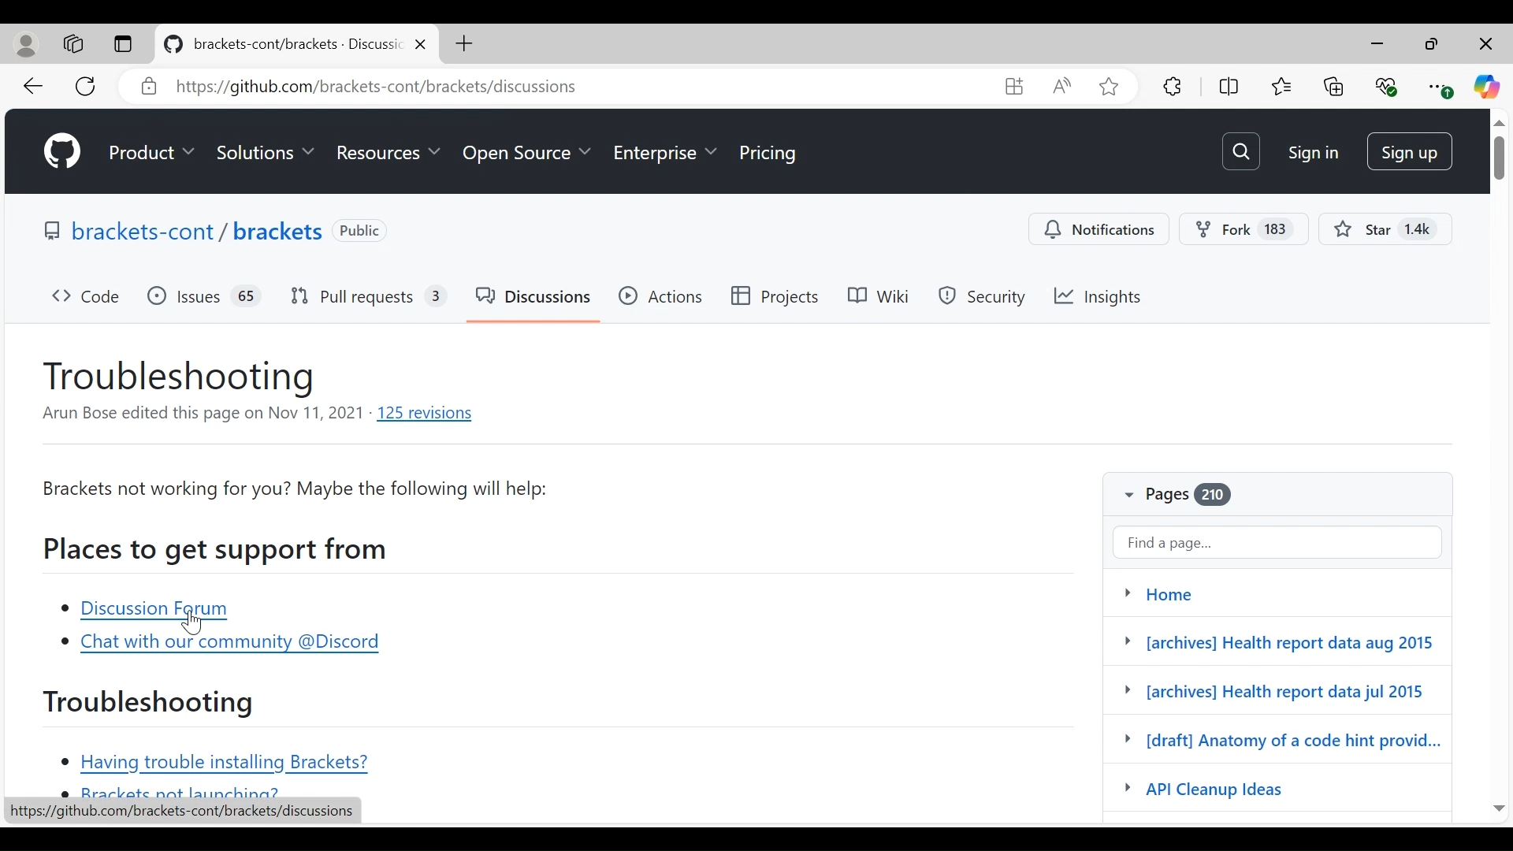 The width and height of the screenshot is (1513, 851). Describe the element at coordinates (1487, 45) in the screenshot. I see `Close ` at that location.